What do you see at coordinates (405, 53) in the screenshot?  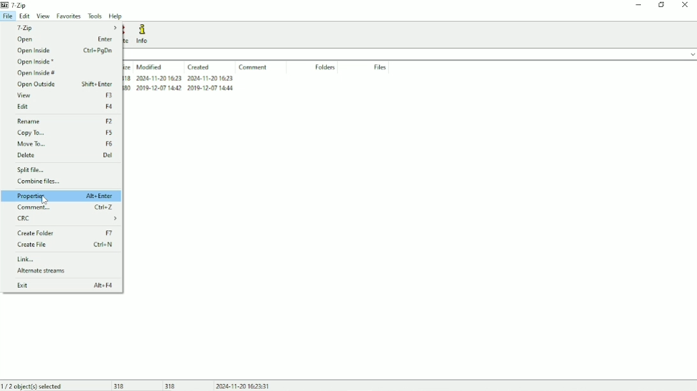 I see `File location` at bounding box center [405, 53].